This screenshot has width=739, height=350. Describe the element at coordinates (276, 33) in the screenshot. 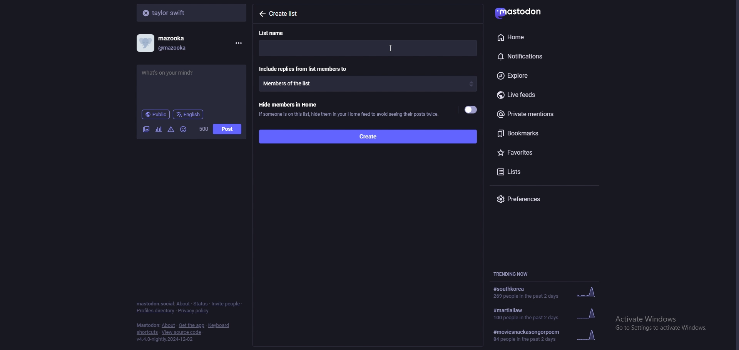

I see `list name` at that location.